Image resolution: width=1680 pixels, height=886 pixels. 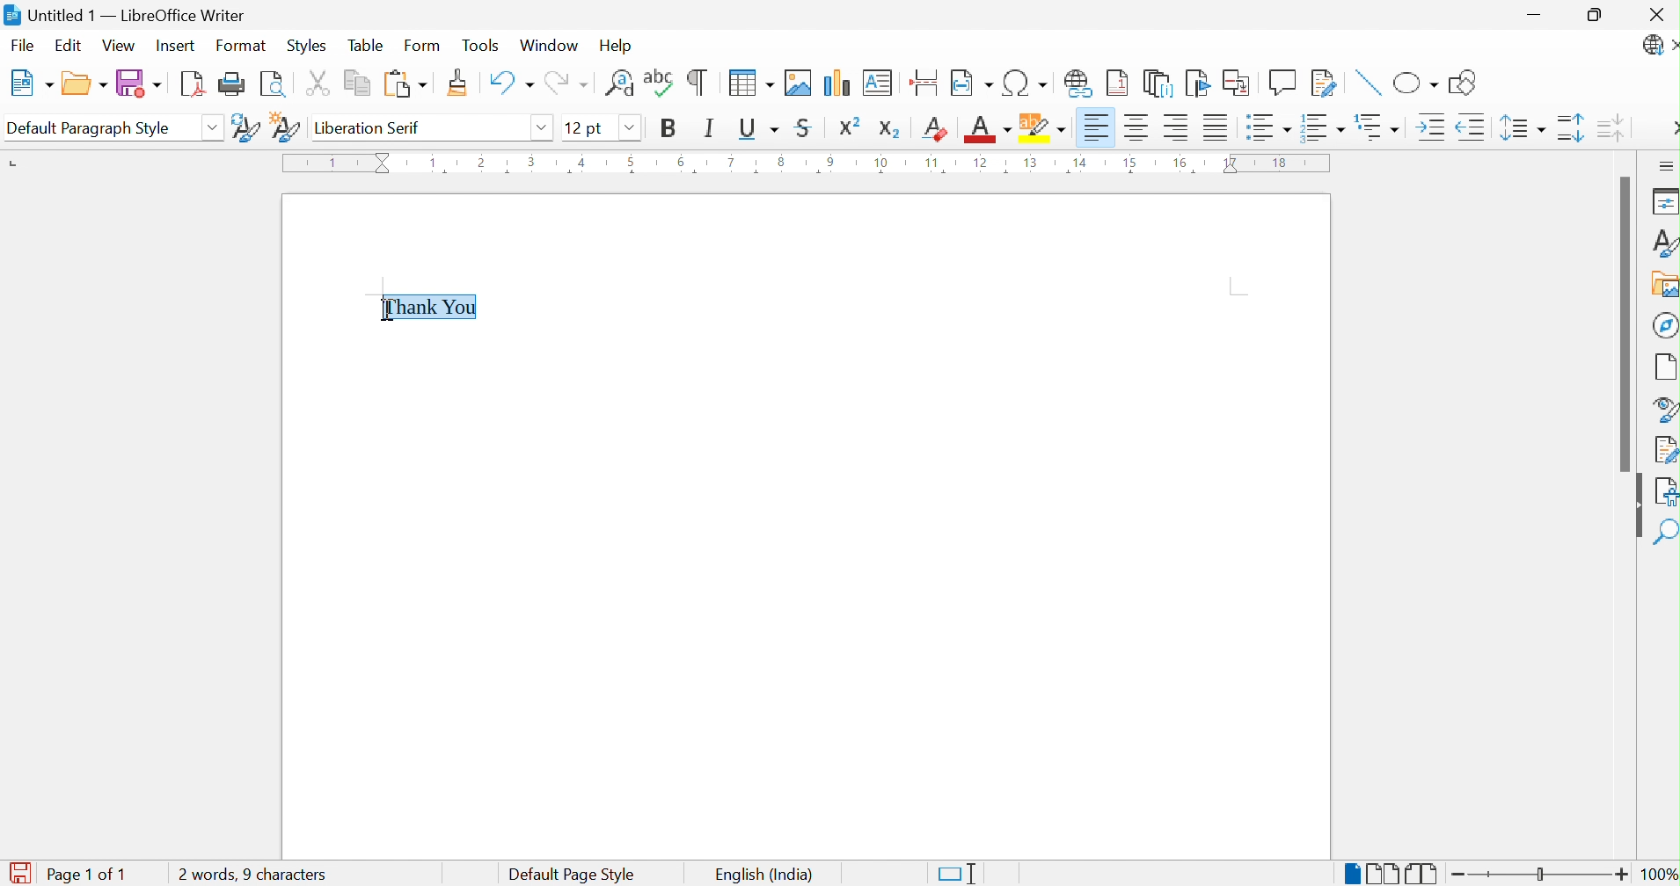 What do you see at coordinates (1536, 15) in the screenshot?
I see `Minimize` at bounding box center [1536, 15].